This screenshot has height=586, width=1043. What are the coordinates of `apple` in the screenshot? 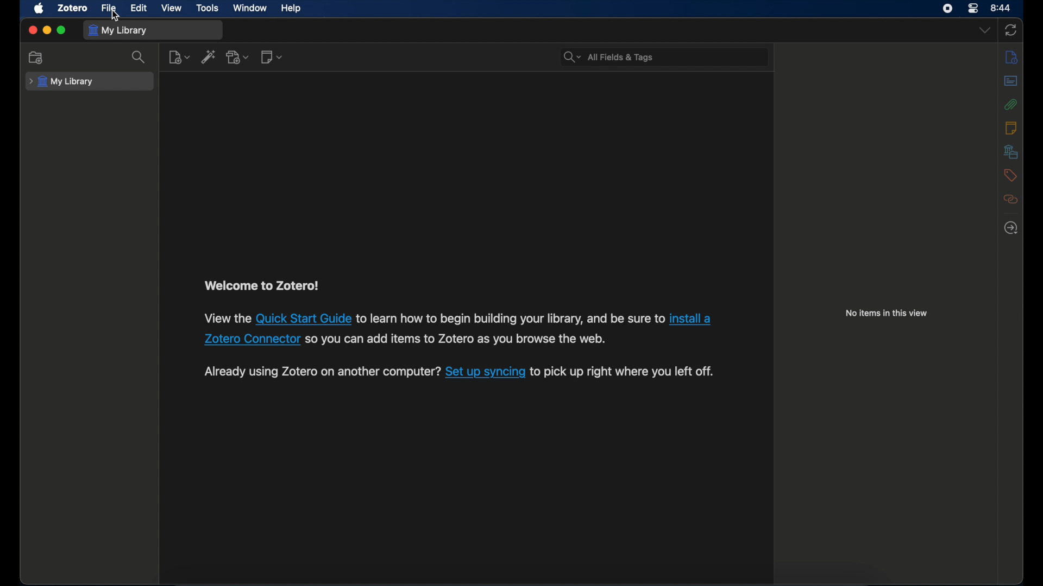 It's located at (39, 9).